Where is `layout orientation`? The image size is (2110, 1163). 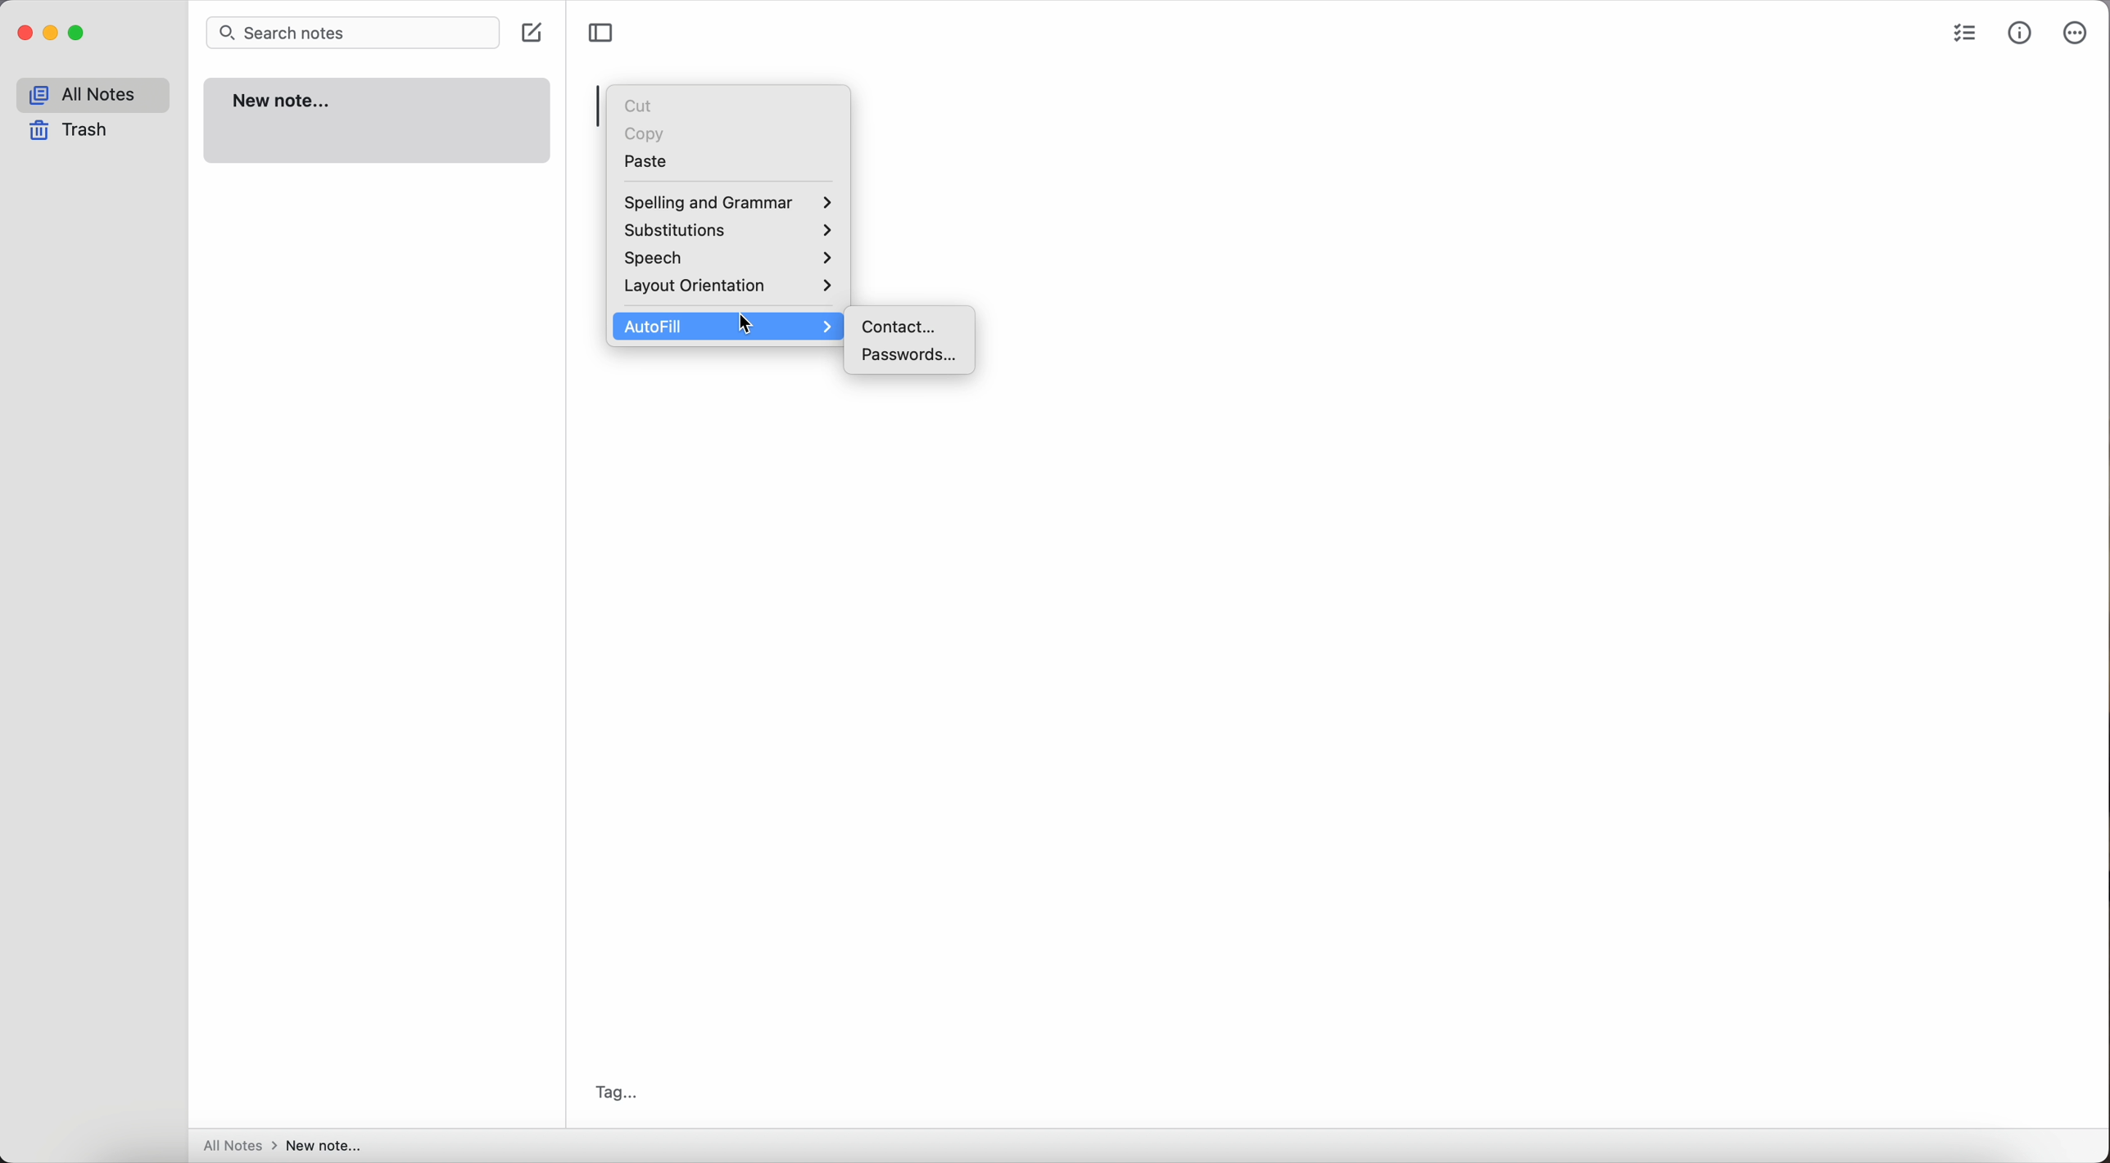
layout orientation is located at coordinates (727, 289).